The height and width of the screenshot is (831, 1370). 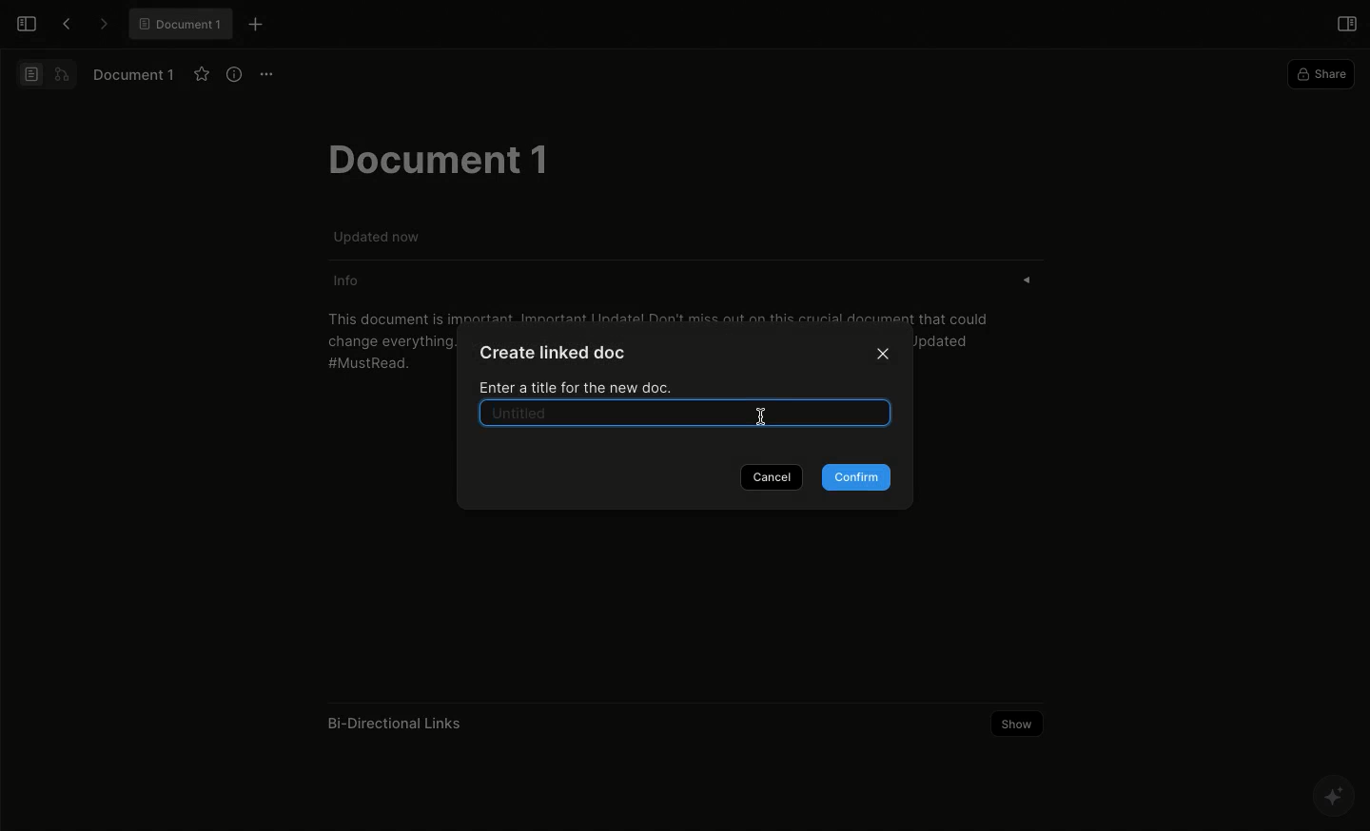 I want to click on Create linked doc, so click(x=556, y=353).